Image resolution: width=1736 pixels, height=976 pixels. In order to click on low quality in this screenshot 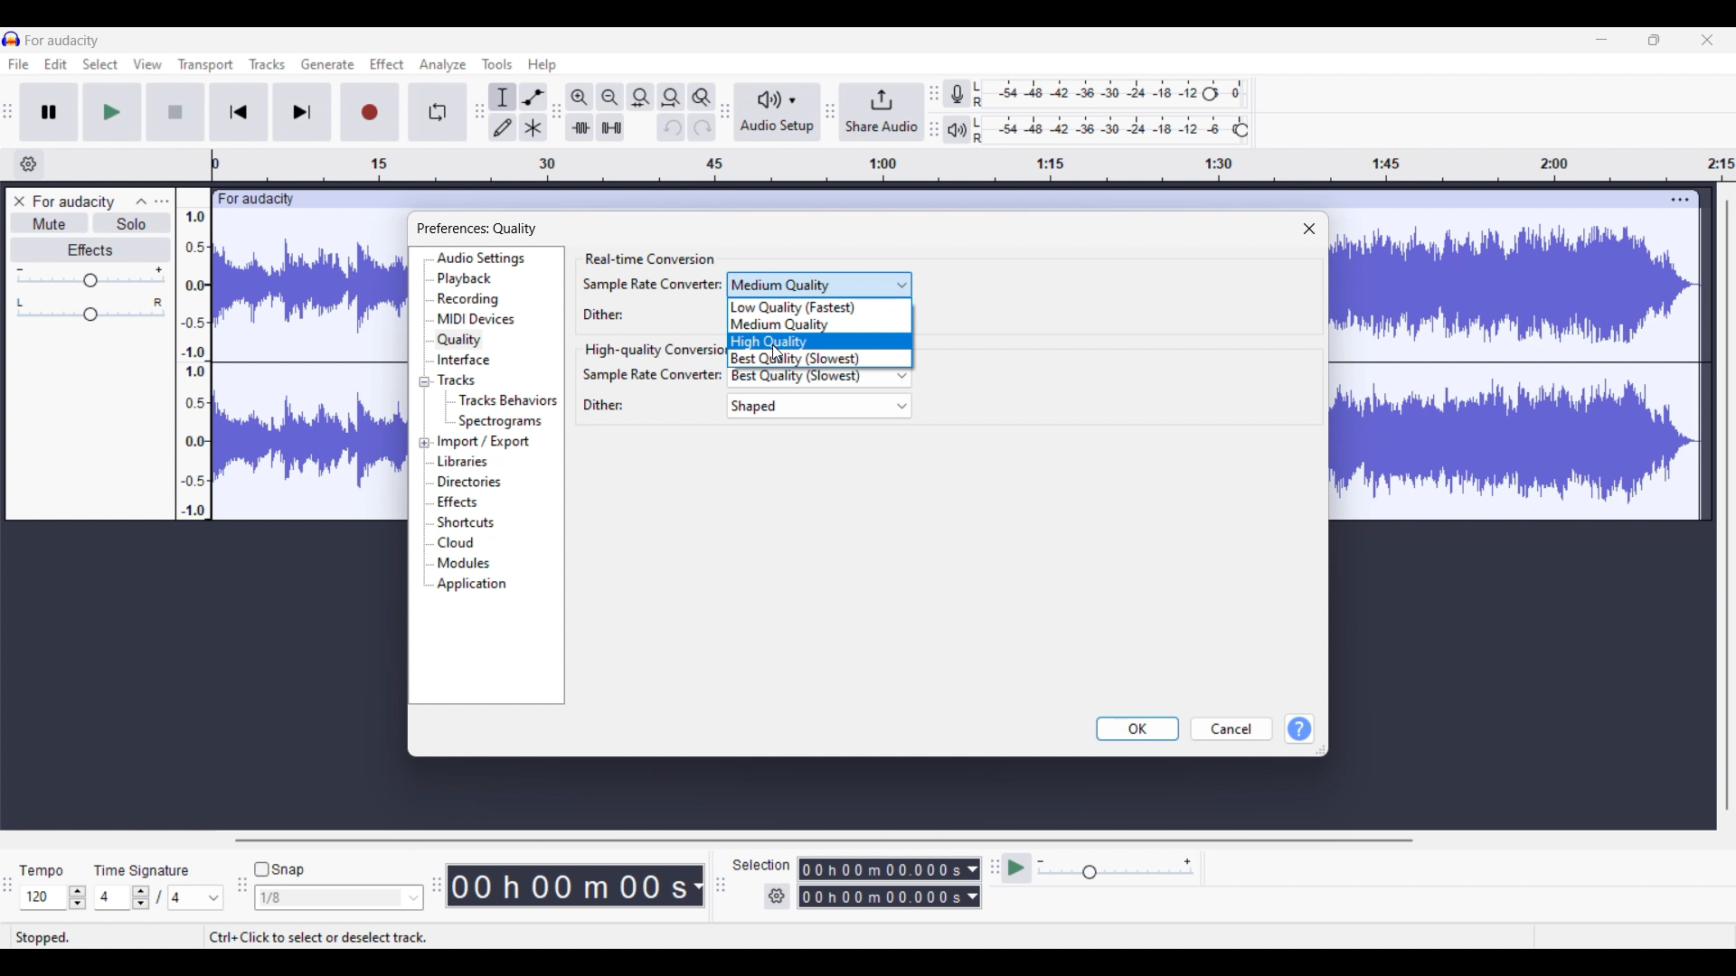, I will do `click(821, 307)`.